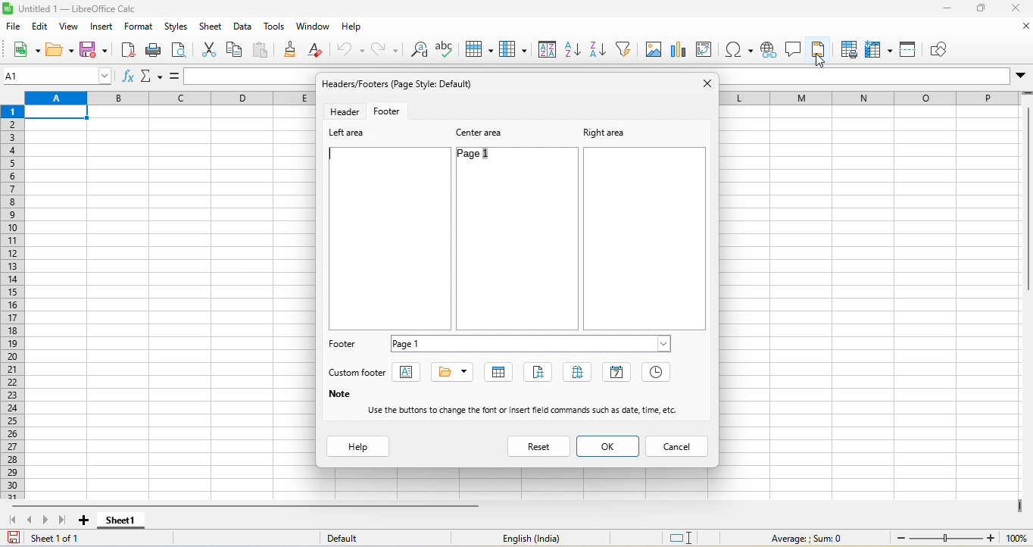 Image resolution: width=1033 pixels, height=547 pixels. Describe the element at coordinates (957, 539) in the screenshot. I see `zoom` at that location.